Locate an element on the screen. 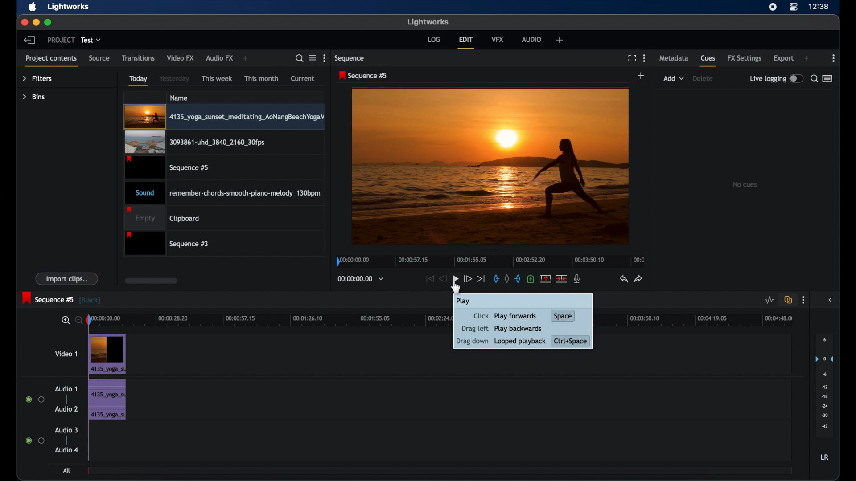 The width and height of the screenshot is (856, 481). screen recorder icon is located at coordinates (772, 7).